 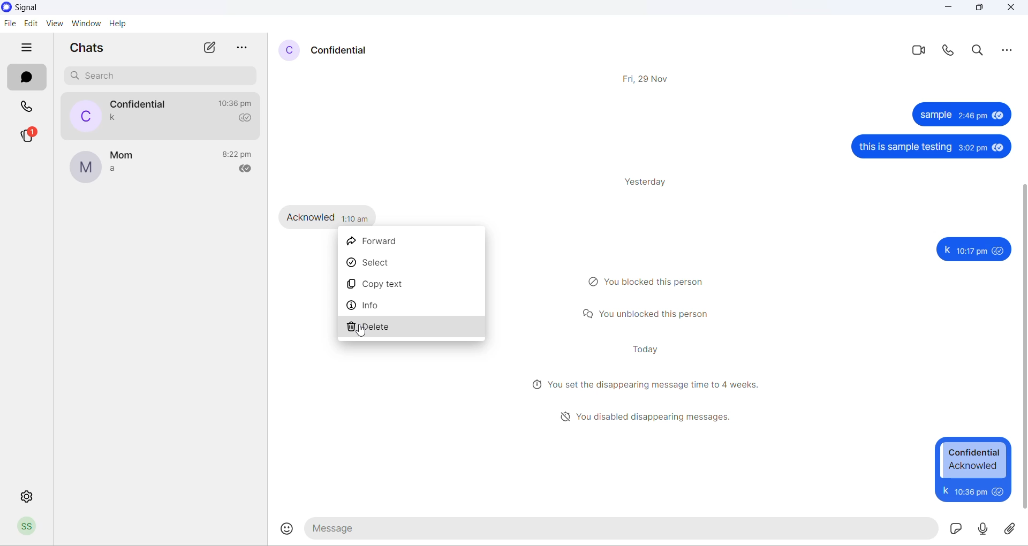 I want to click on 1:10 pm, so click(x=357, y=218).